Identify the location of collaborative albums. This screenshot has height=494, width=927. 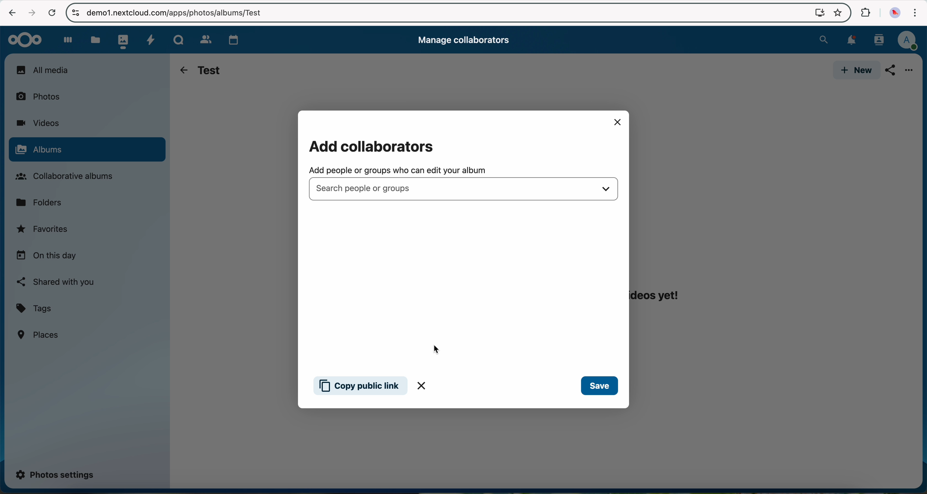
(68, 177).